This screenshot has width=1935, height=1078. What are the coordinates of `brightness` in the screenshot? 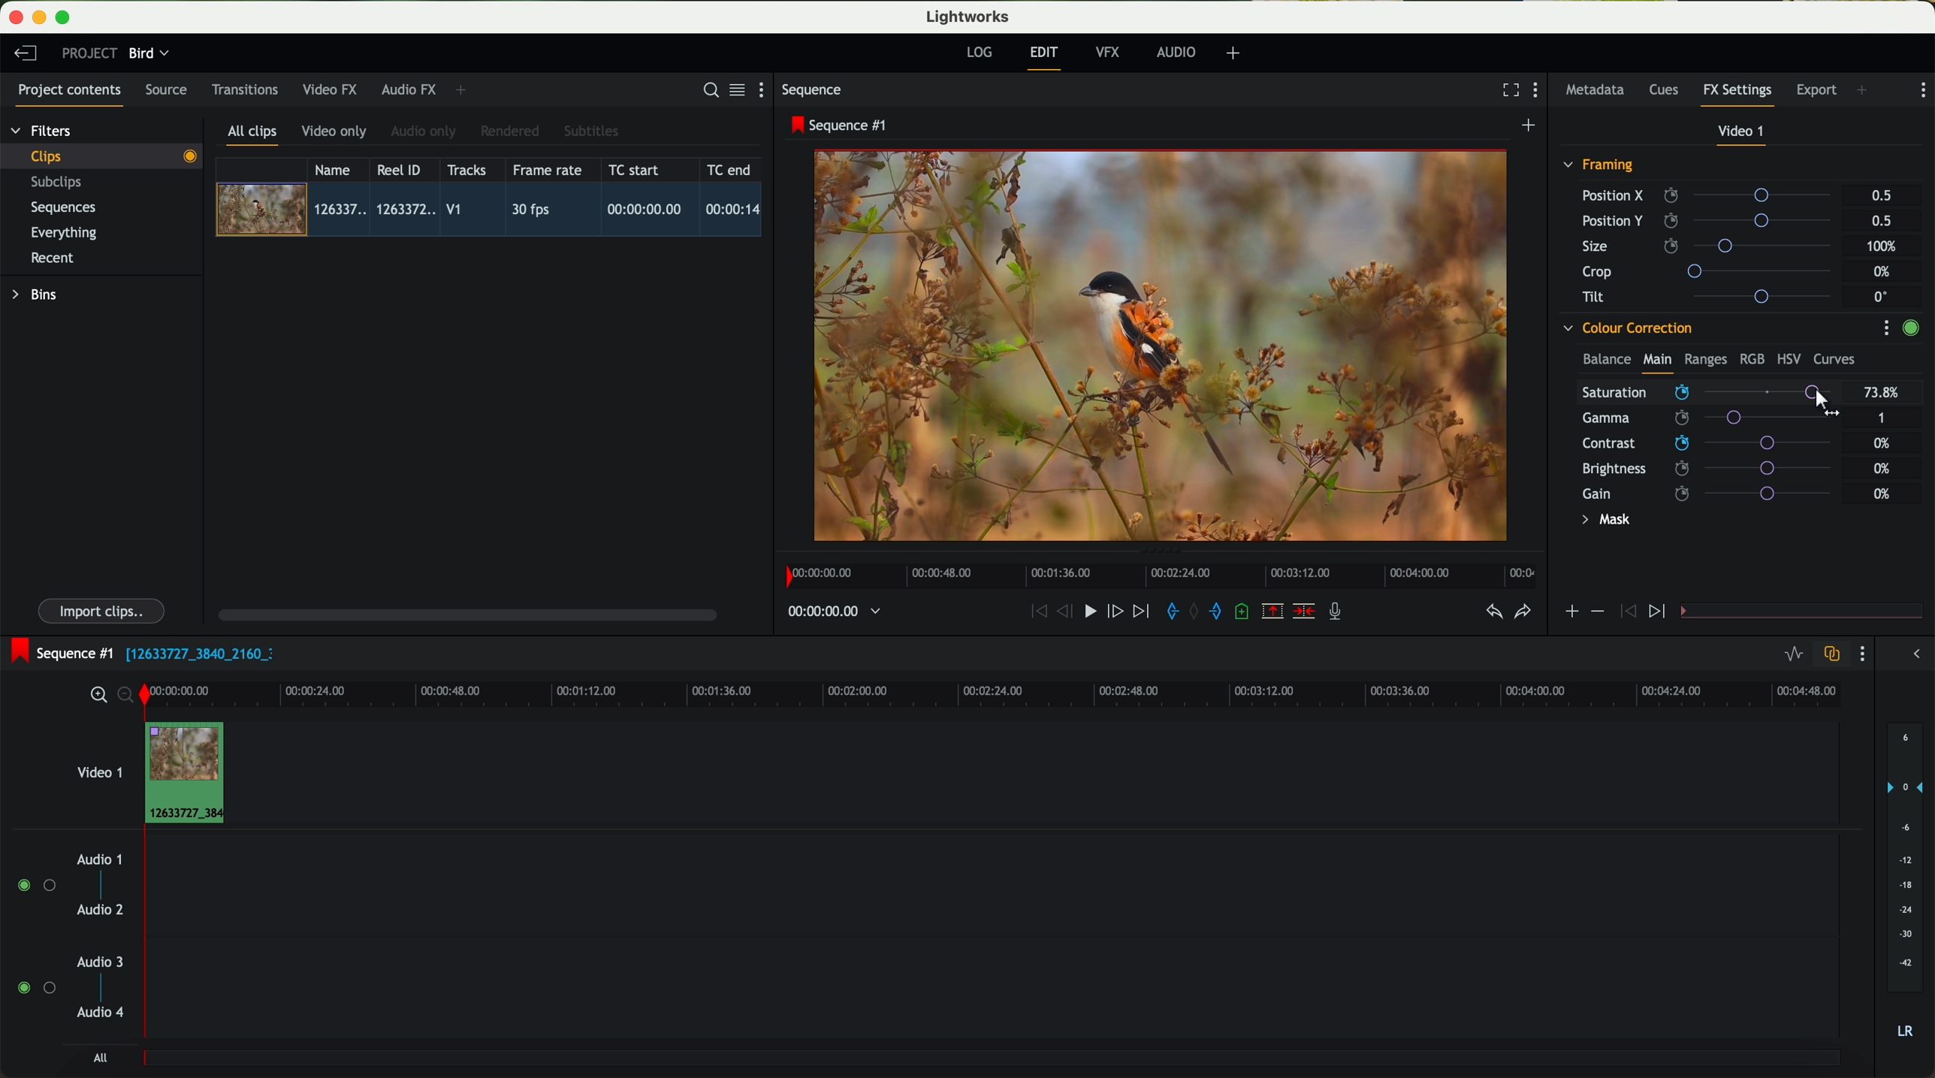 It's located at (1716, 469).